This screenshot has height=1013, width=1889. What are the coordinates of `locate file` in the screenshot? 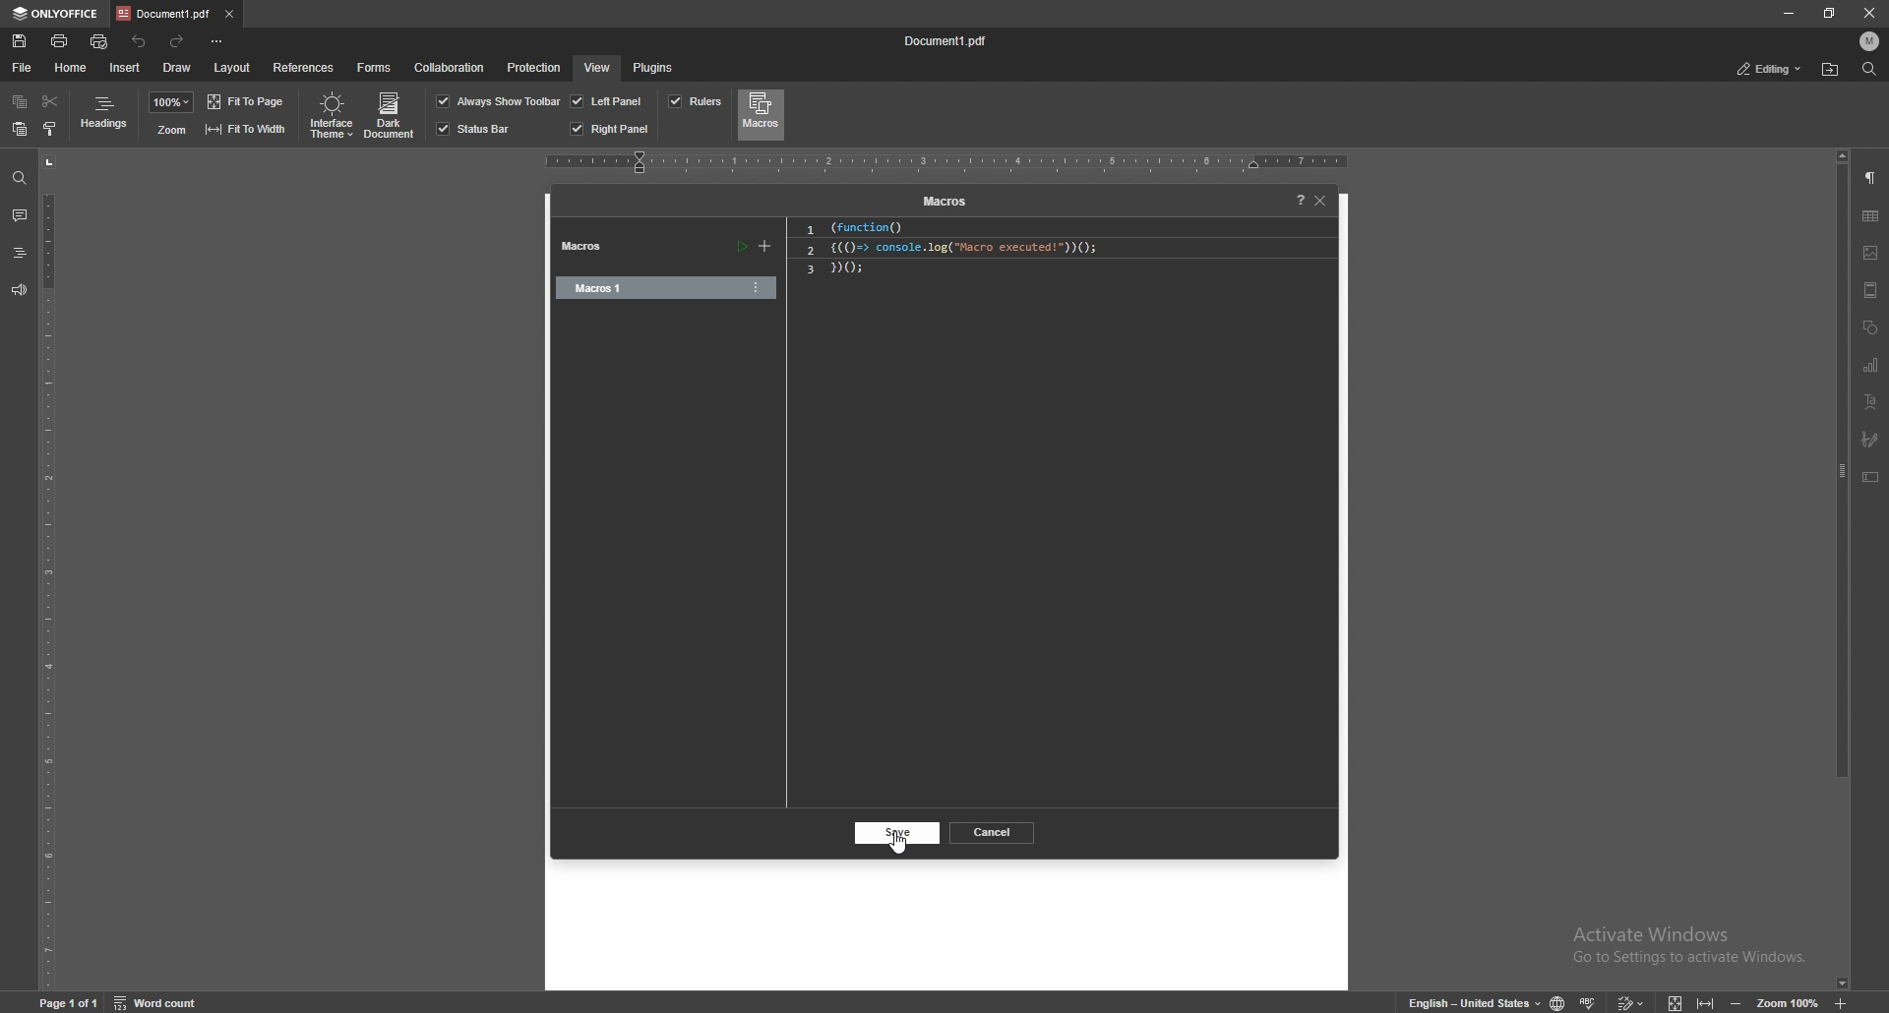 It's located at (1832, 69).